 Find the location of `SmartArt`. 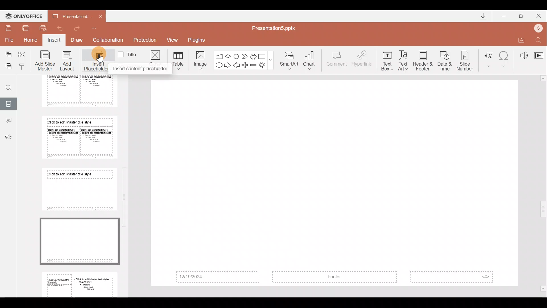

SmartArt is located at coordinates (290, 61).